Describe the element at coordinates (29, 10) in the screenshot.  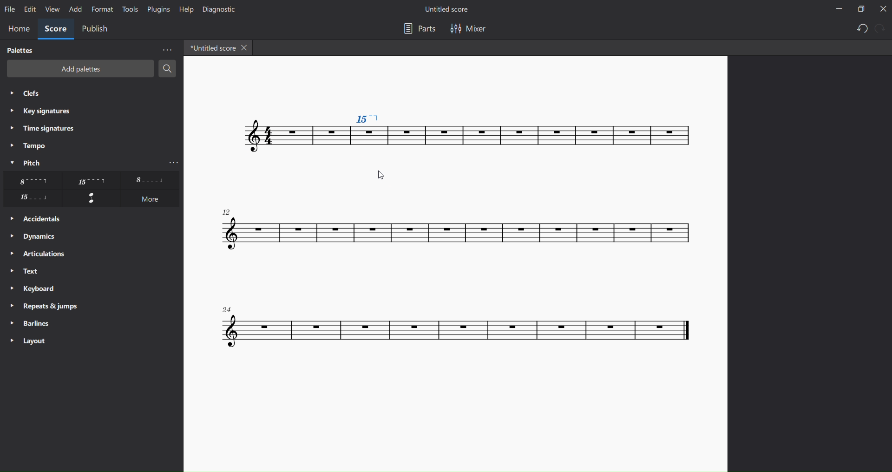
I see `edit` at that location.